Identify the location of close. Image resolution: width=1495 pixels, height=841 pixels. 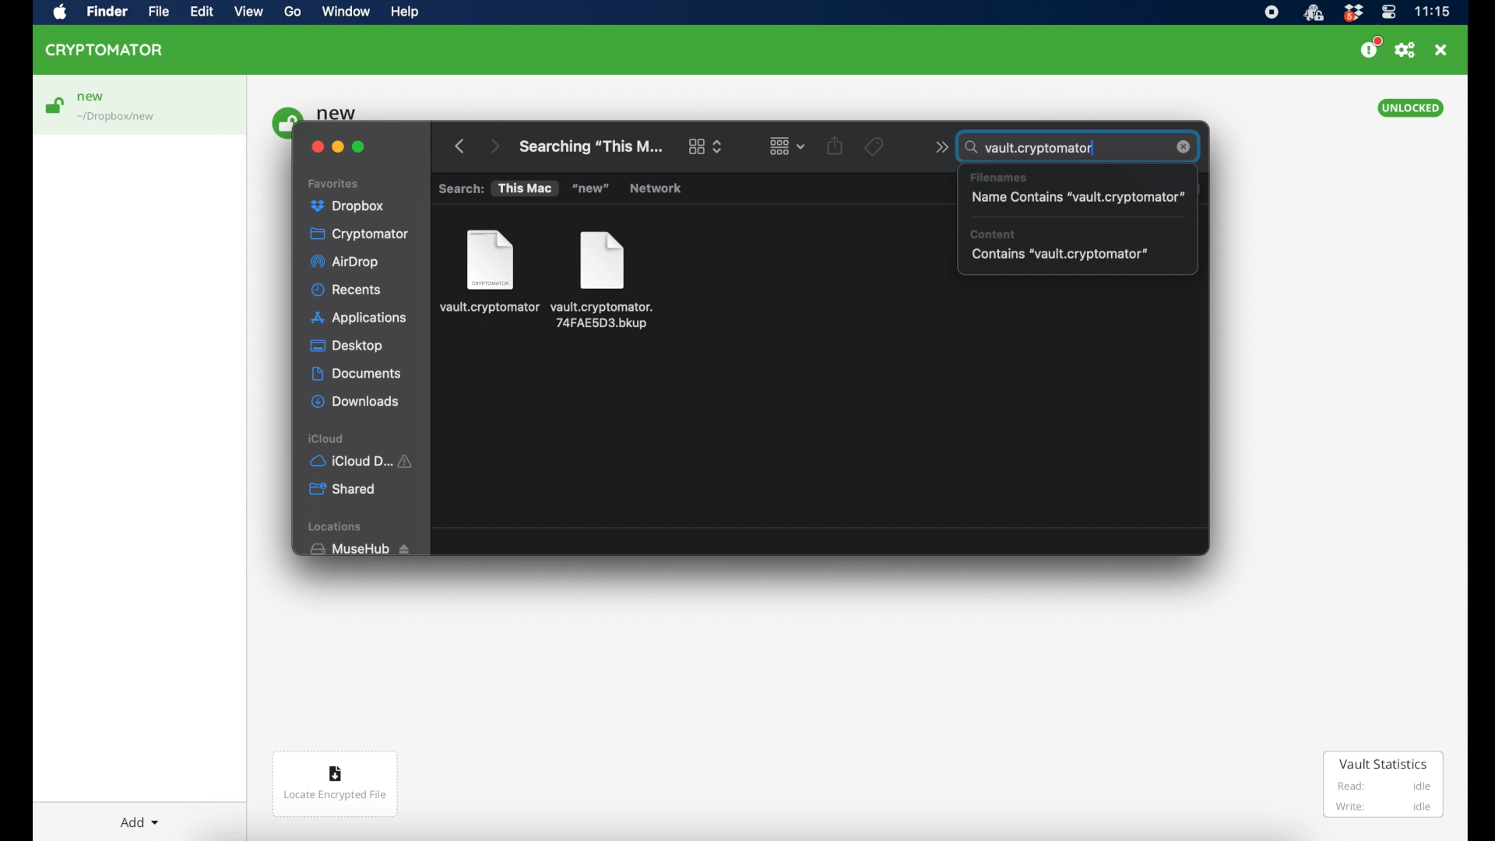
(1184, 147).